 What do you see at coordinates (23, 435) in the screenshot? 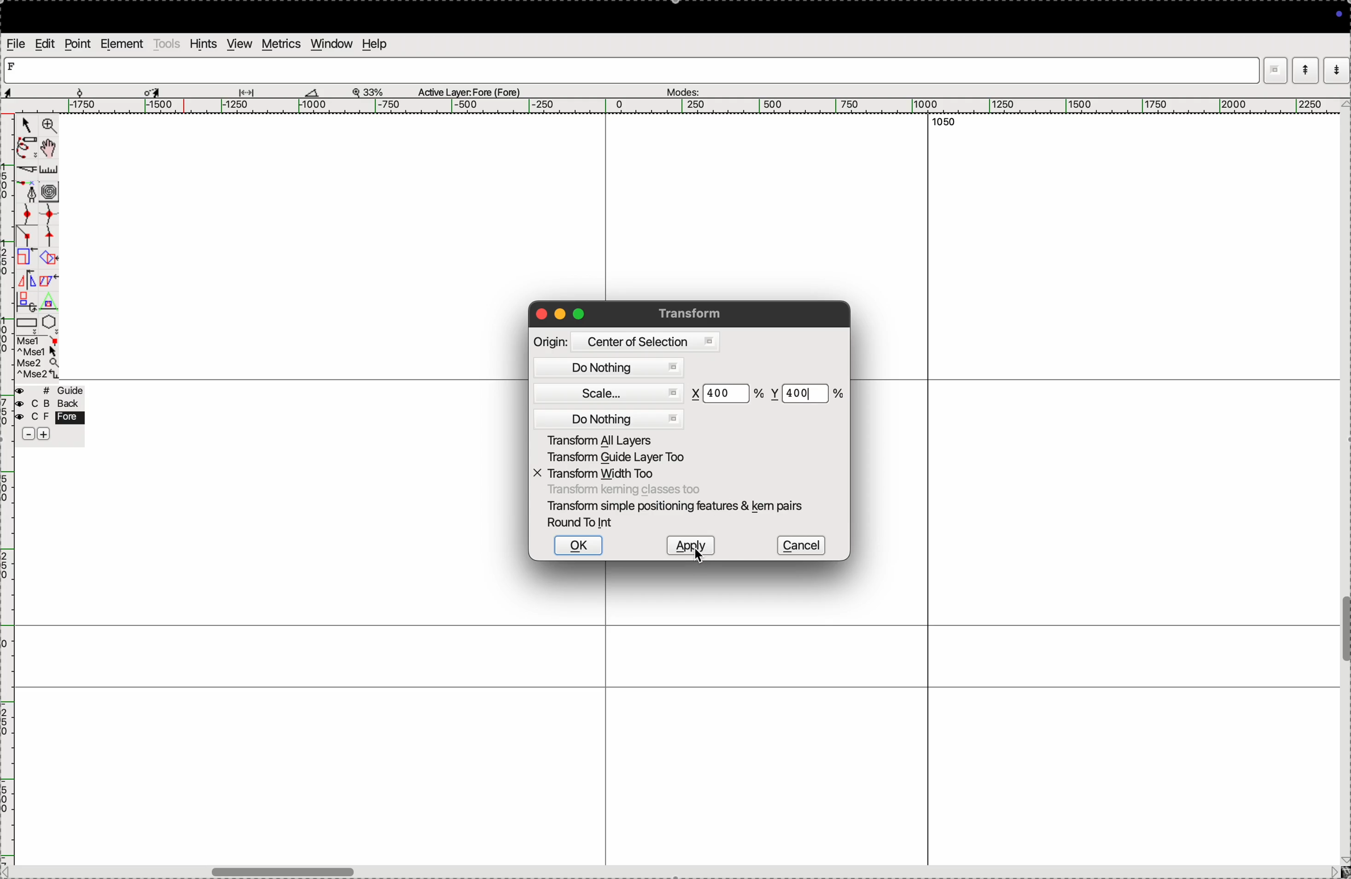
I see `sbubtract` at bounding box center [23, 435].